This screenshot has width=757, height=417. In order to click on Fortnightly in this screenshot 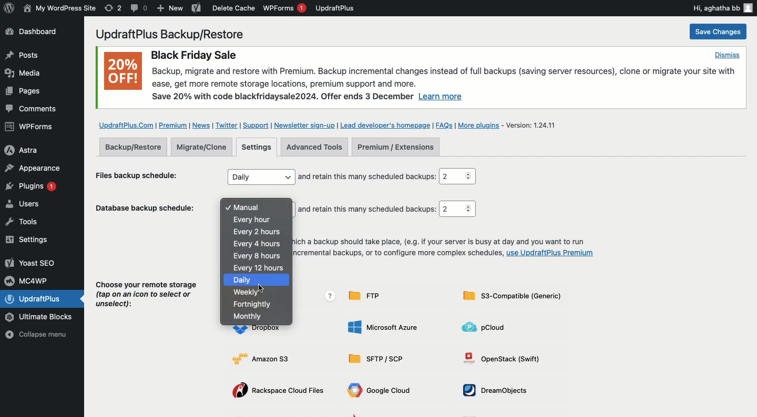, I will do `click(254, 305)`.